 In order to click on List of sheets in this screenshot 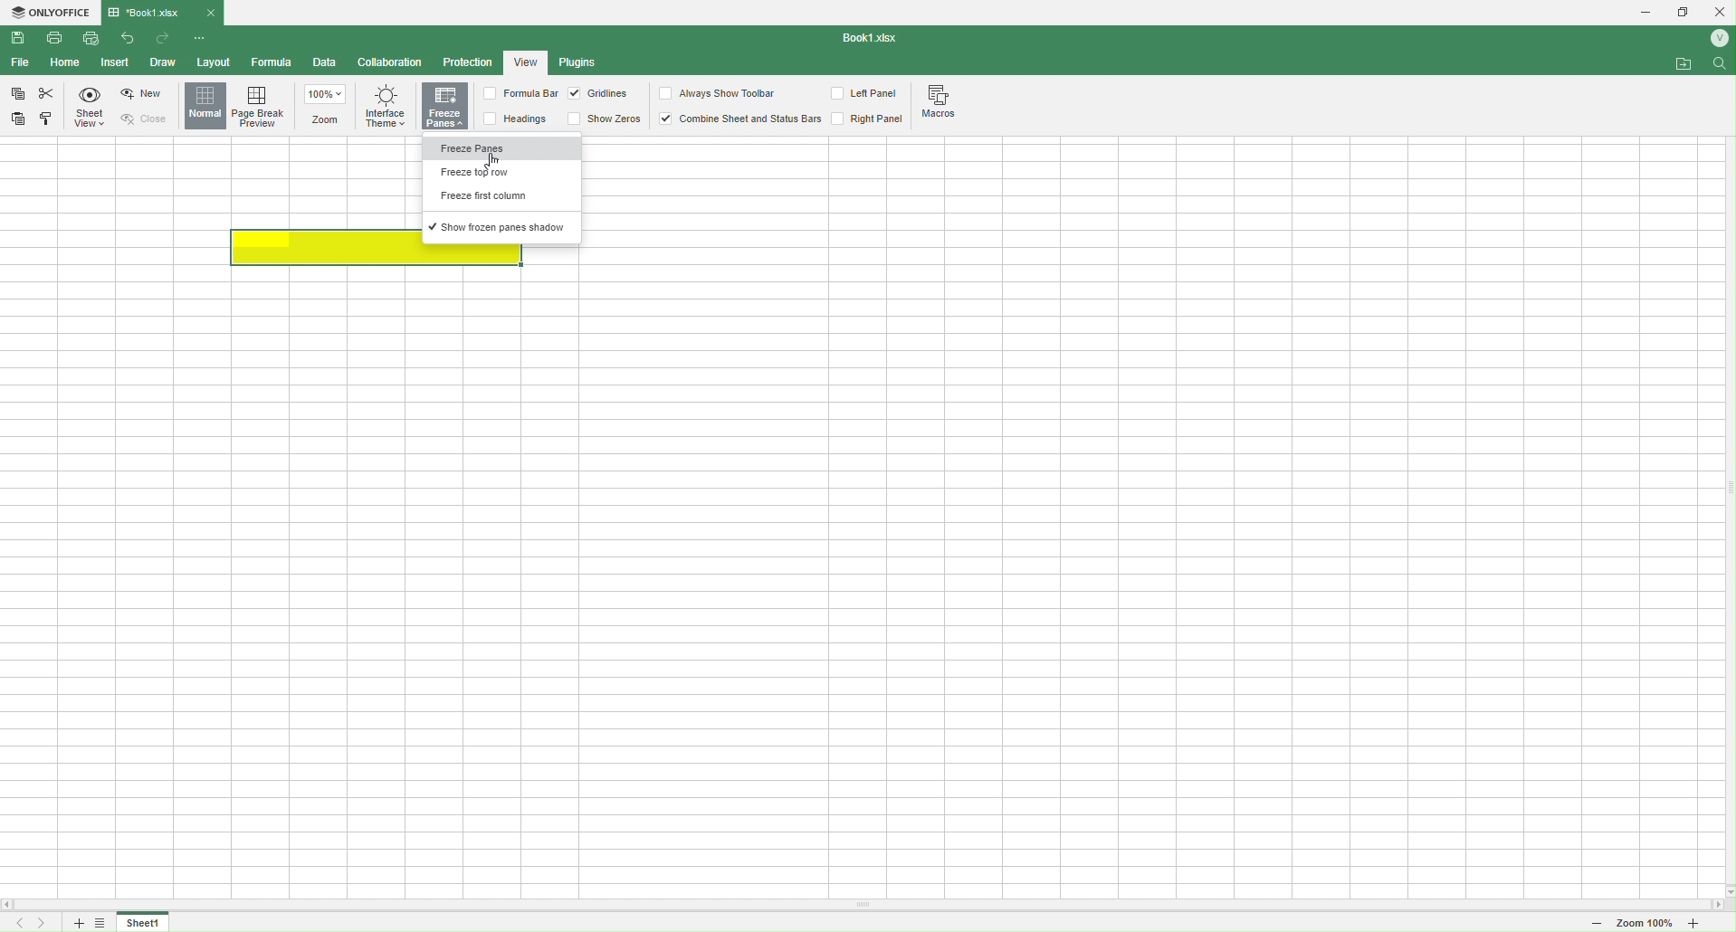, I will do `click(105, 923)`.